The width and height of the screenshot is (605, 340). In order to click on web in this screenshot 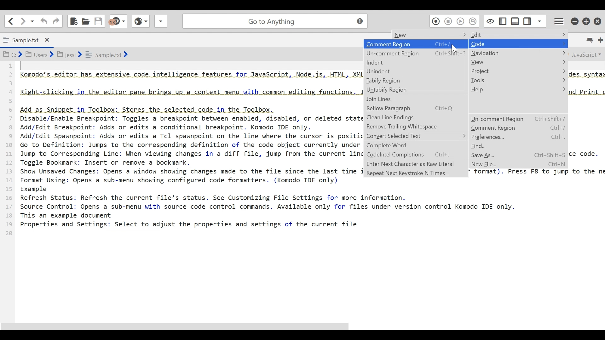, I will do `click(140, 23)`.